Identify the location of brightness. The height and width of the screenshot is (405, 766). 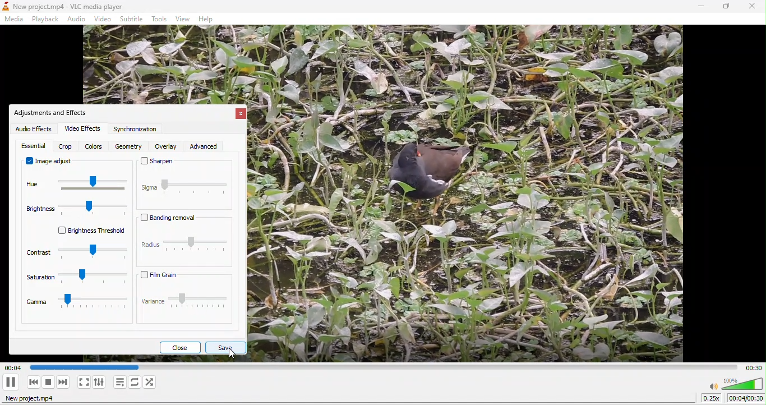
(80, 210).